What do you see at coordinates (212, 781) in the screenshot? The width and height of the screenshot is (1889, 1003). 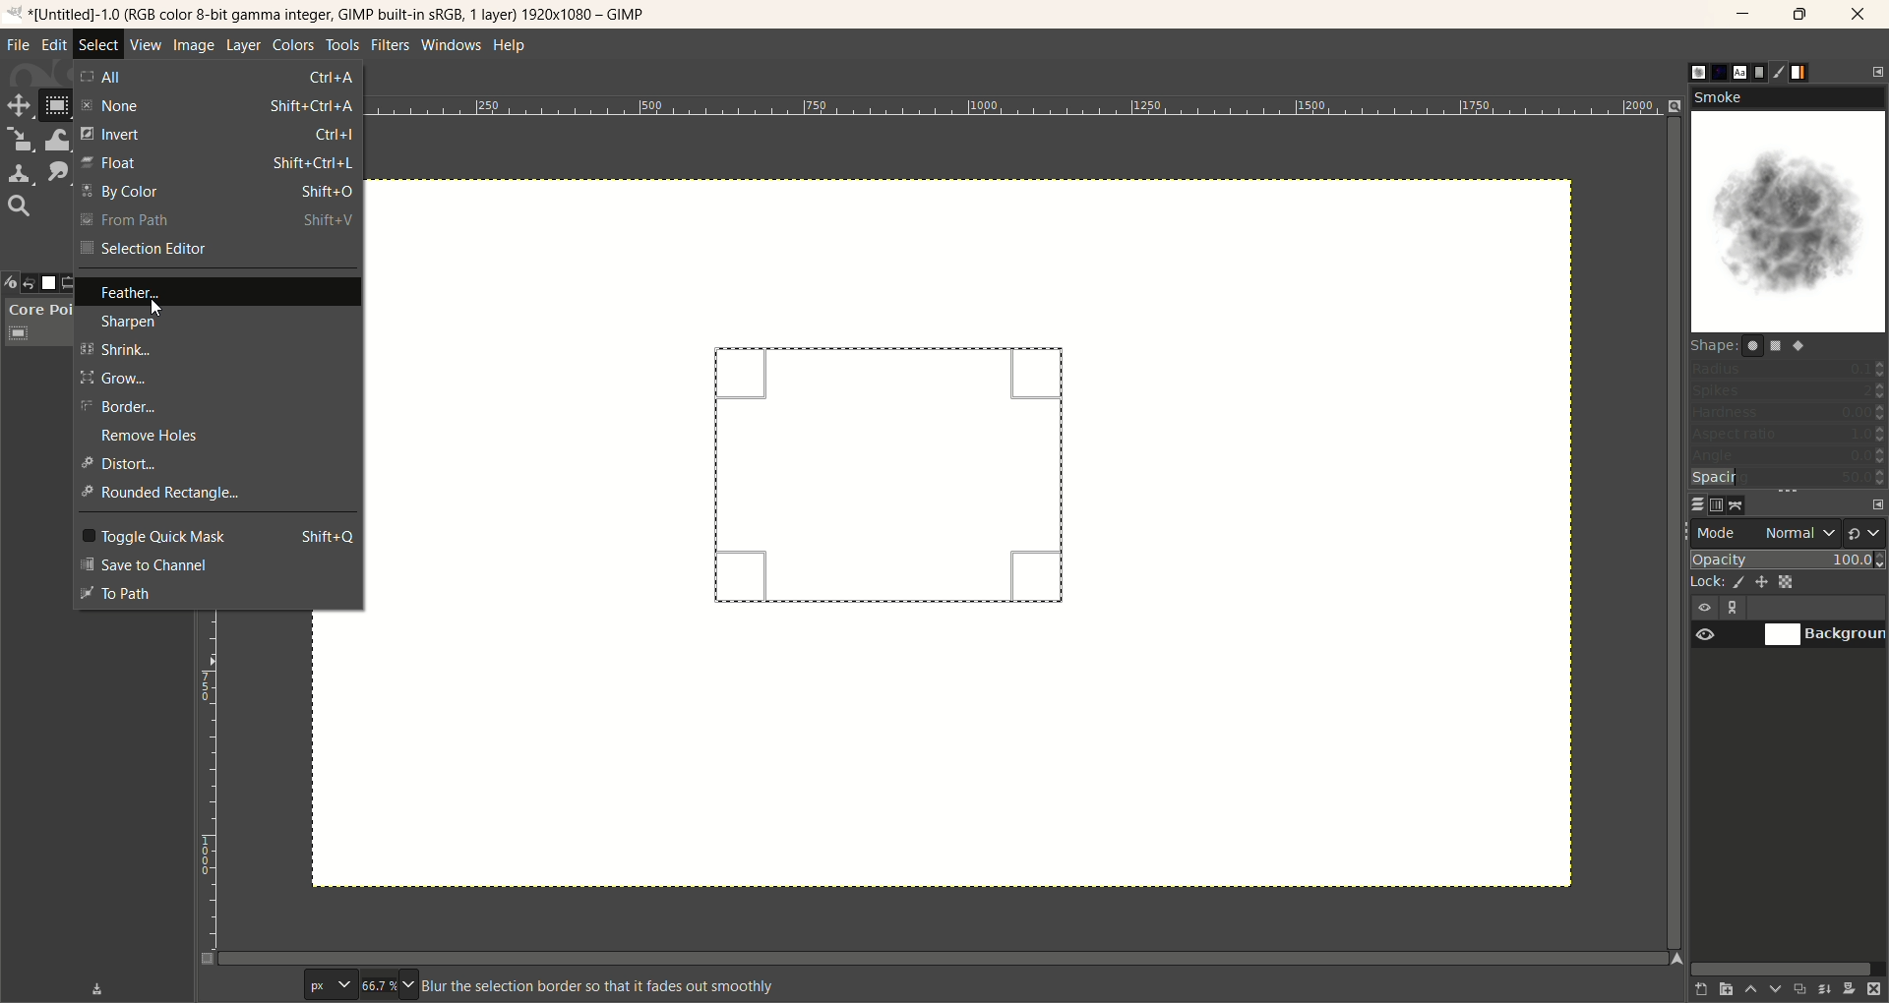 I see `scale bar` at bounding box center [212, 781].